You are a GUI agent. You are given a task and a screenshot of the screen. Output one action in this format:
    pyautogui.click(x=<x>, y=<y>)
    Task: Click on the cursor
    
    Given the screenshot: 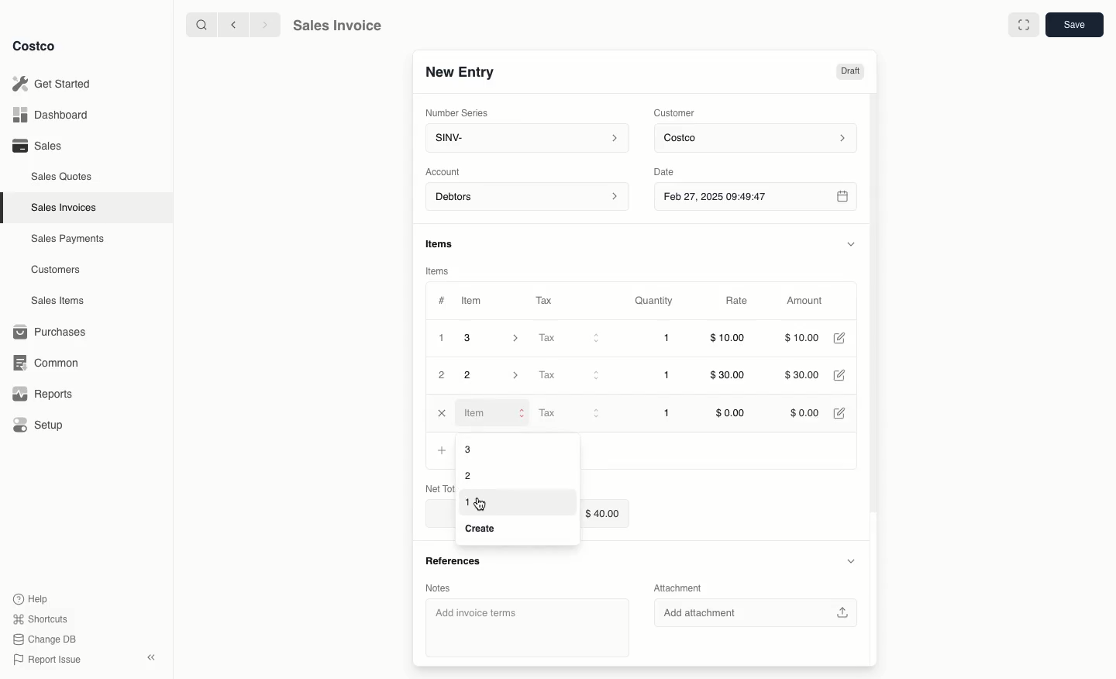 What is the action you would take?
    pyautogui.click(x=482, y=504)
    